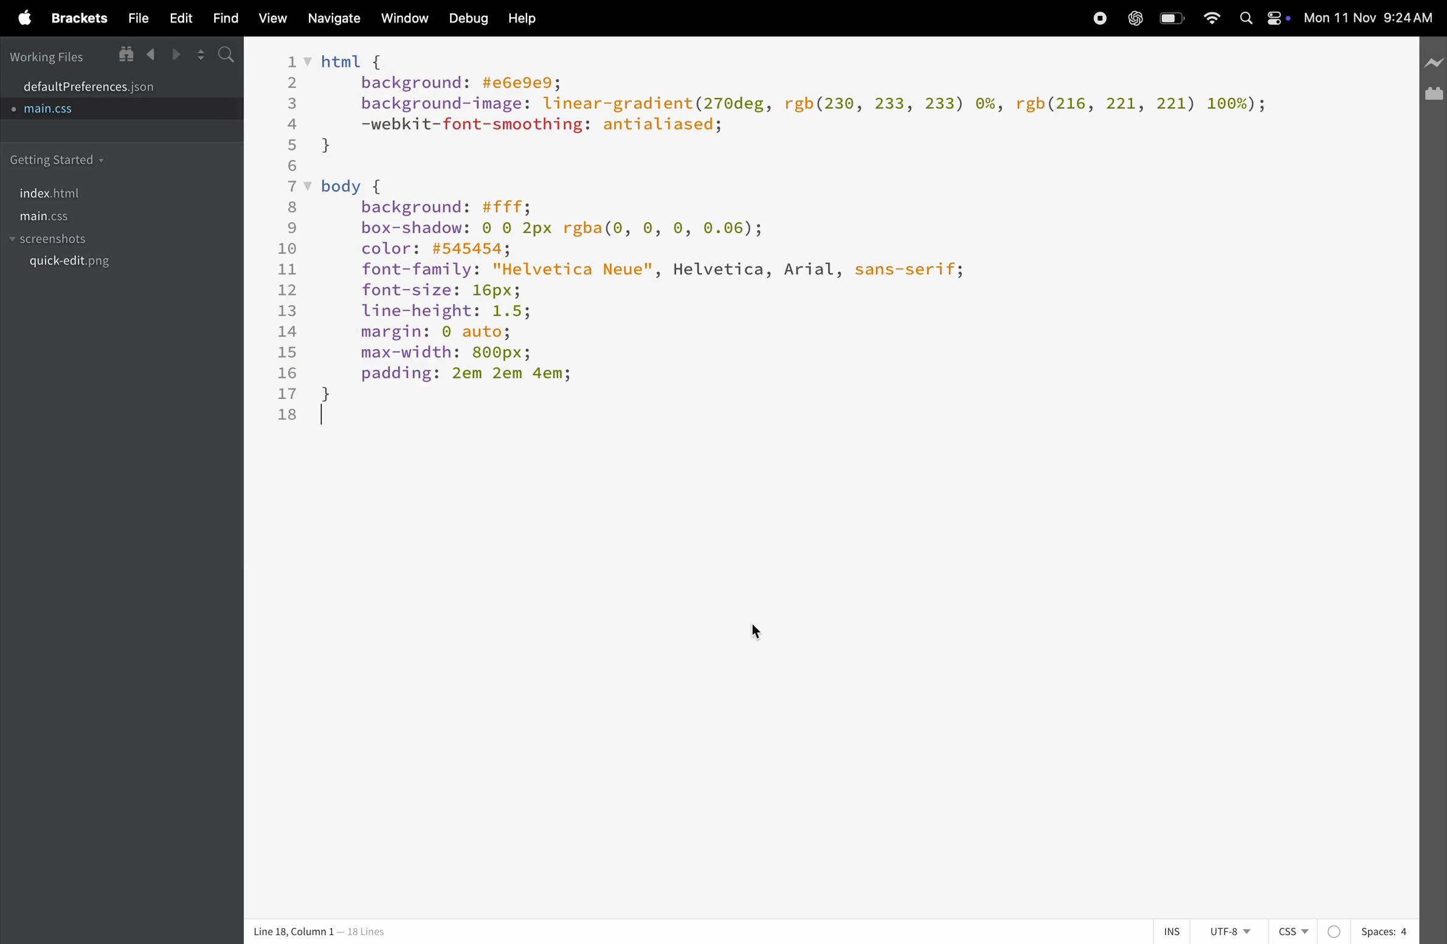 The image size is (1447, 944). I want to click on main.css, so click(61, 113).